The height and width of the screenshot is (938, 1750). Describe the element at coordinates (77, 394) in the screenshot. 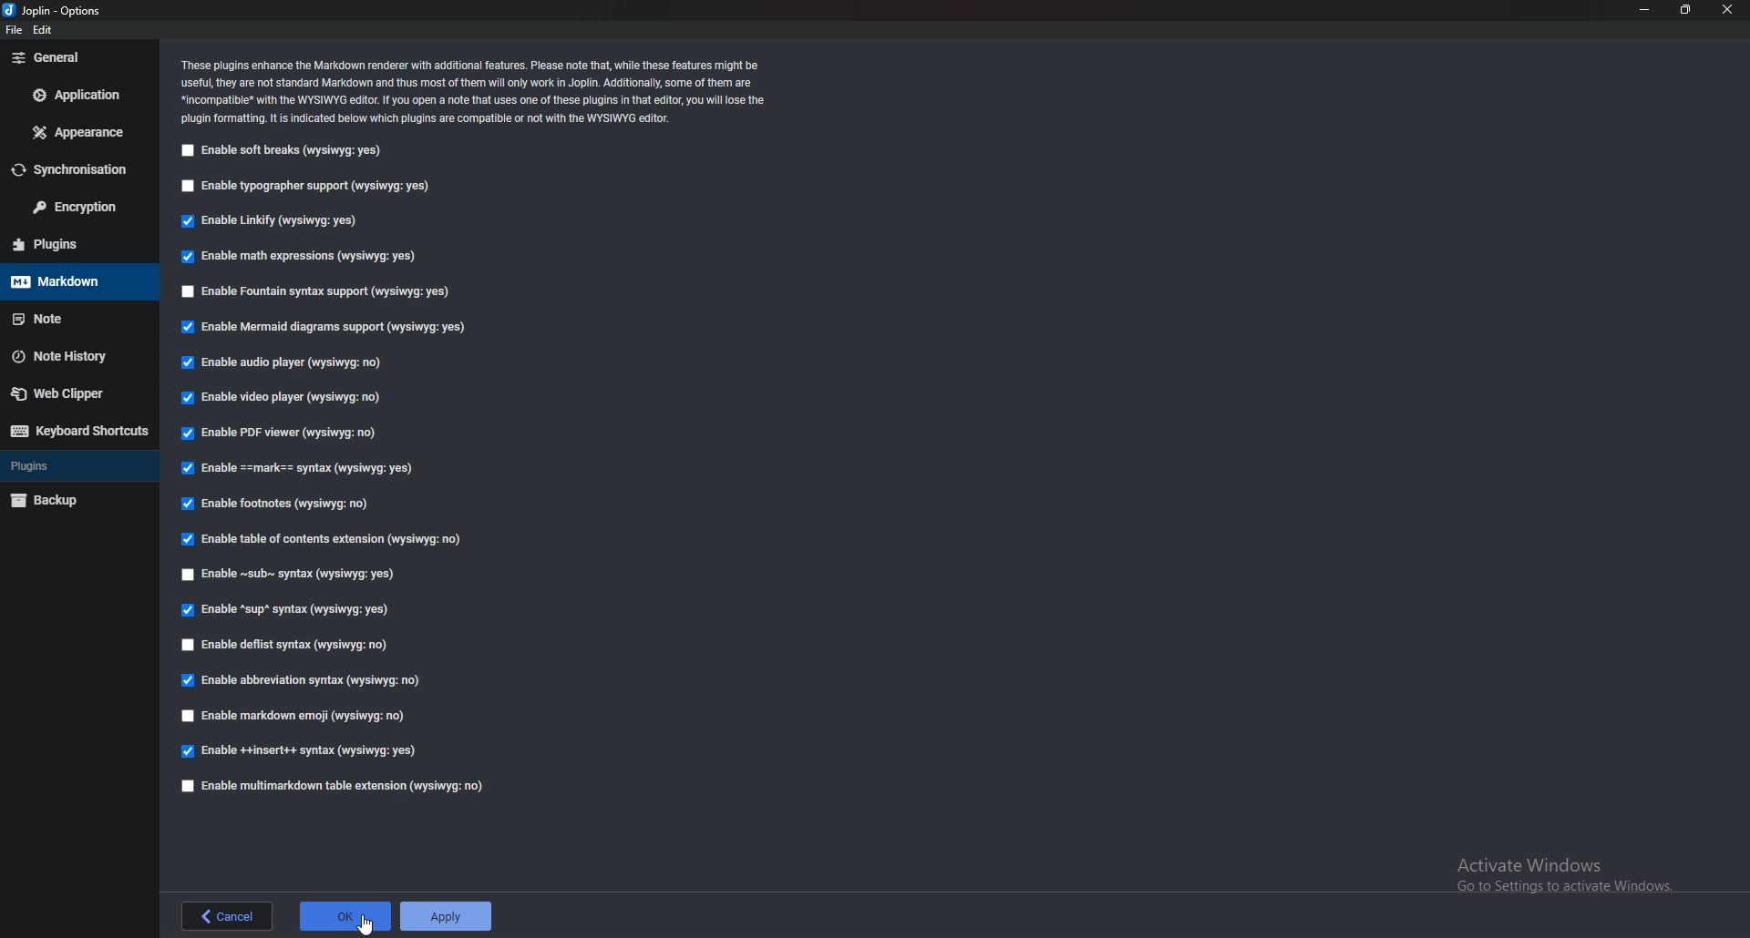

I see `web clipper` at that location.